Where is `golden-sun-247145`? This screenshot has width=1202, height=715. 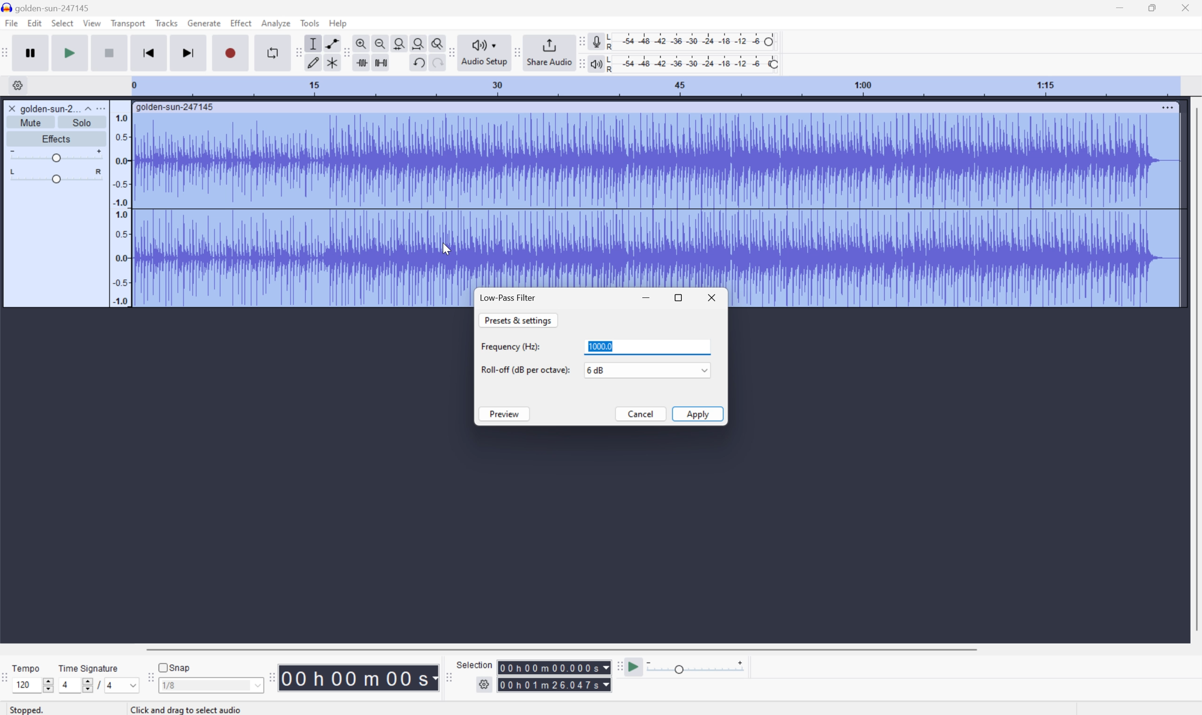 golden-sun-247145 is located at coordinates (176, 107).